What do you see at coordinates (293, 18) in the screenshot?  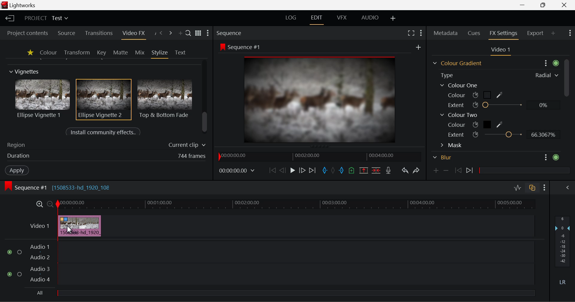 I see `LOG Layout` at bounding box center [293, 18].